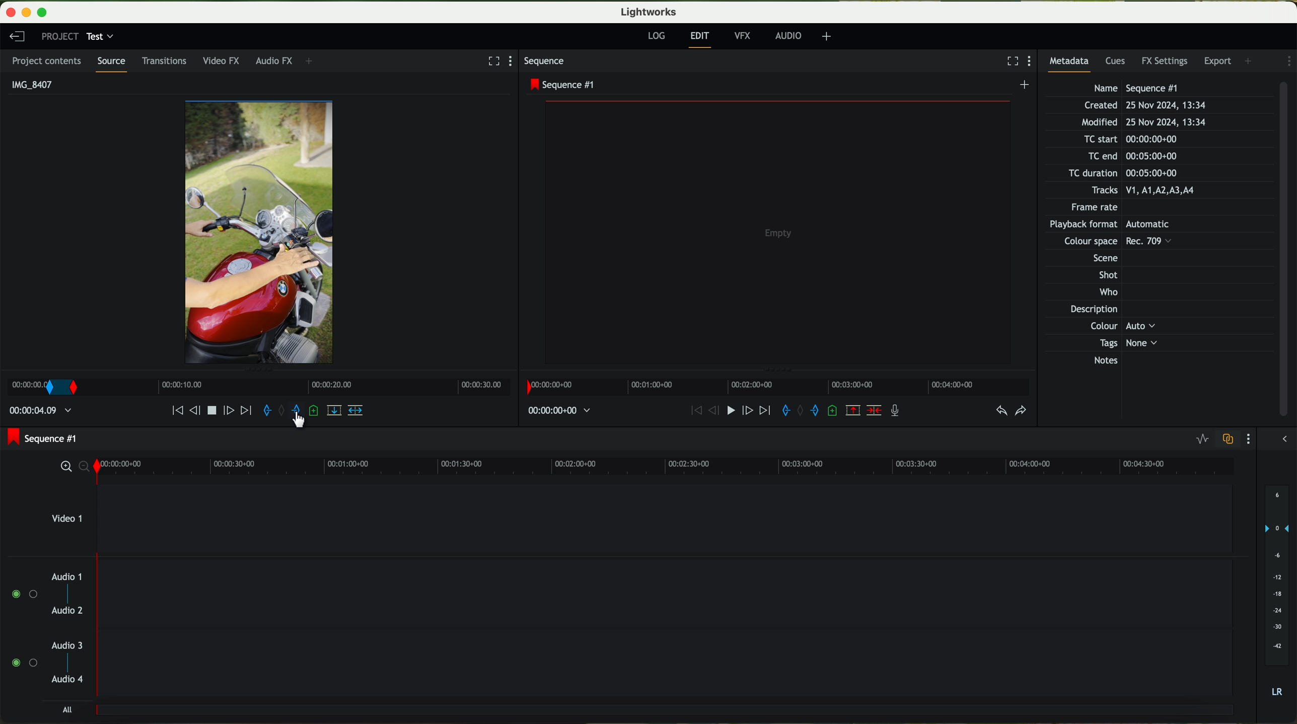 This screenshot has height=724, width=1297. I want to click on track, so click(666, 711).